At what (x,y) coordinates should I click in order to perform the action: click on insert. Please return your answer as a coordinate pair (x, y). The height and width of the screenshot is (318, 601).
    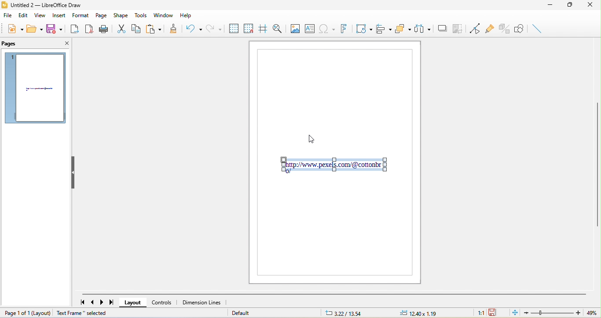
    Looking at the image, I should click on (58, 15).